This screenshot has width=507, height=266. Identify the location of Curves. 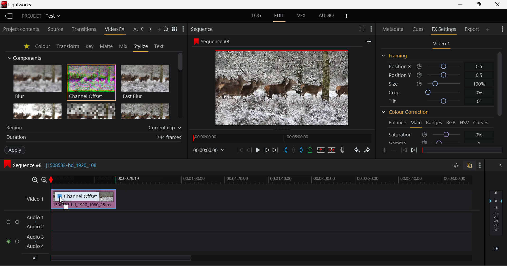
(481, 122).